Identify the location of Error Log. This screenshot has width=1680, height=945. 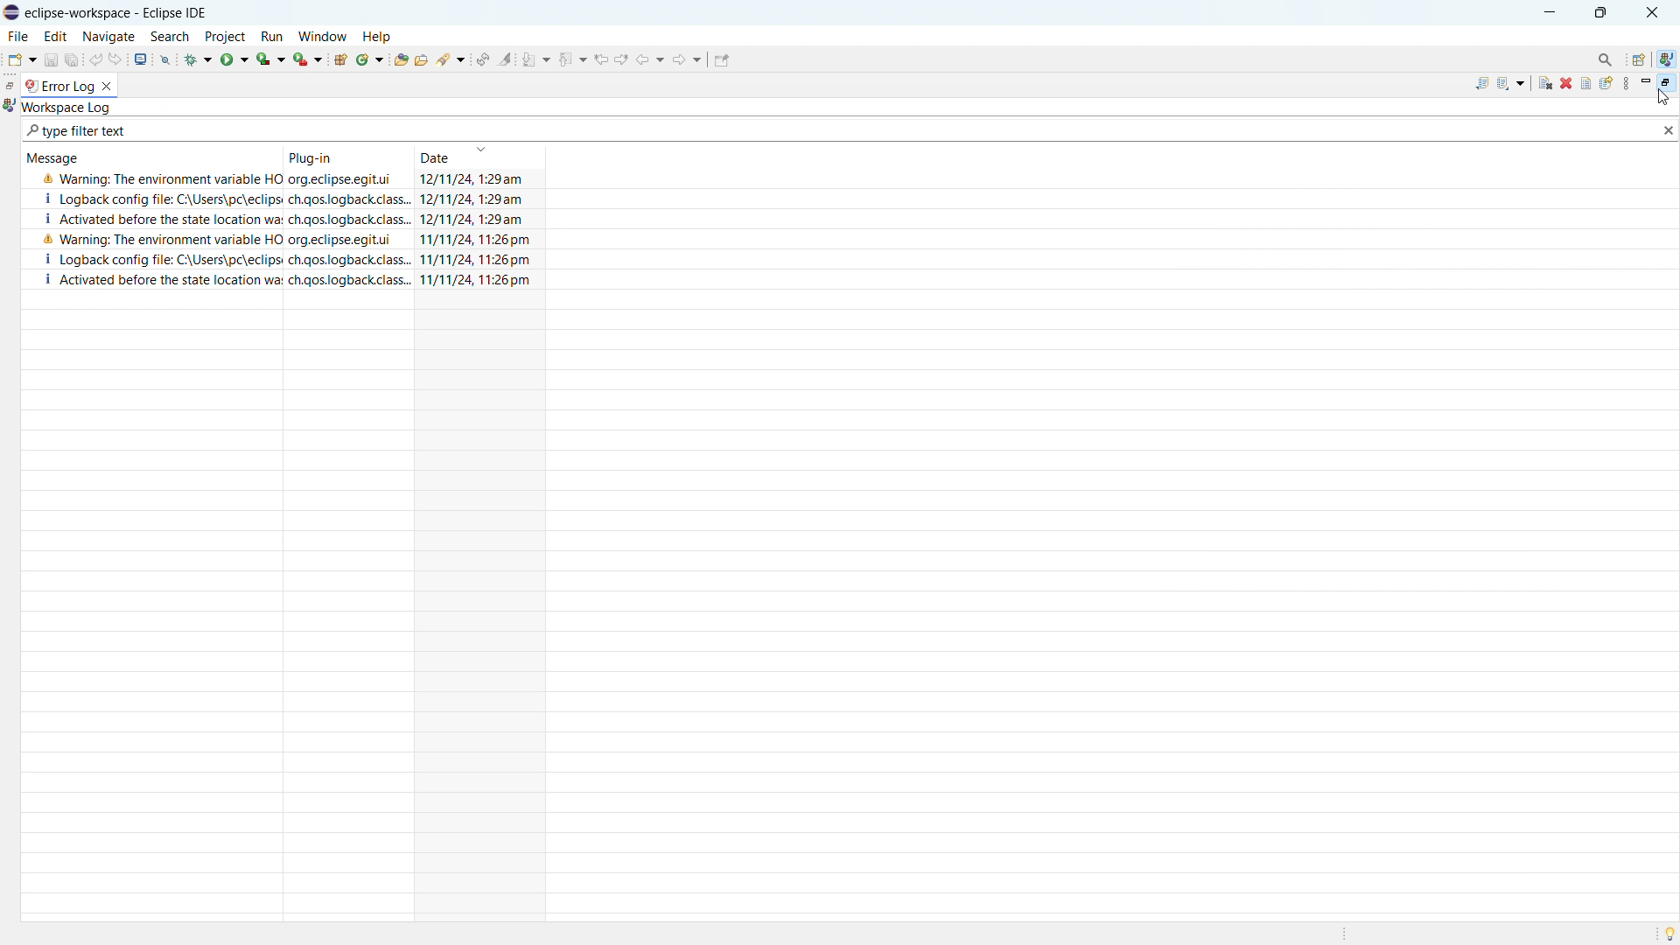
(66, 87).